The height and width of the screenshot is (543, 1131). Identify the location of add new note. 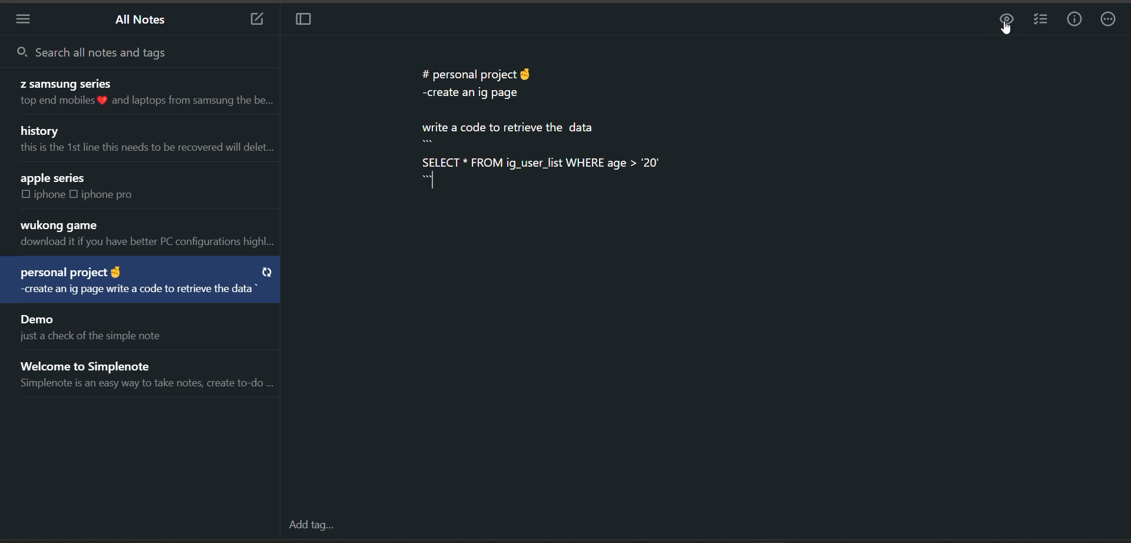
(253, 19).